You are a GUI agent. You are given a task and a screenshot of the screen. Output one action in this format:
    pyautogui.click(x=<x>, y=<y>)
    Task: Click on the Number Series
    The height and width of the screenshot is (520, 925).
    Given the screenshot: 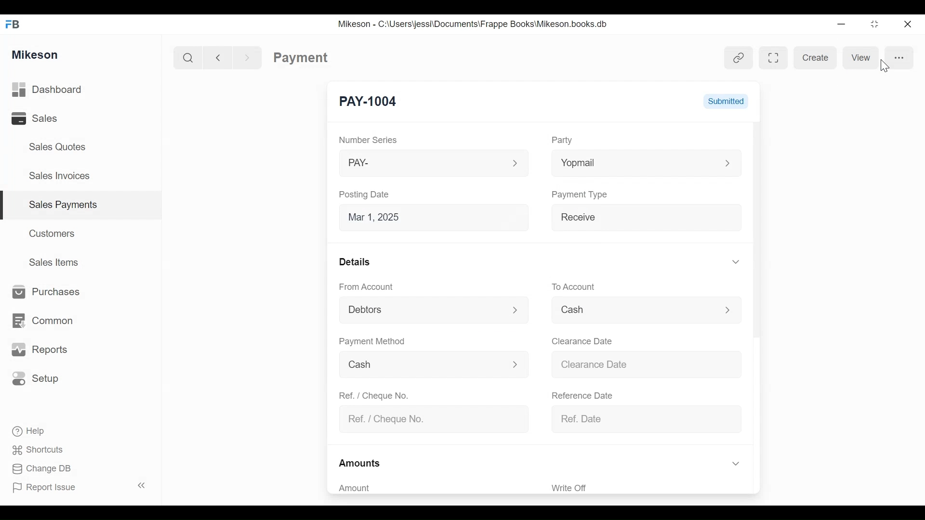 What is the action you would take?
    pyautogui.click(x=370, y=140)
    